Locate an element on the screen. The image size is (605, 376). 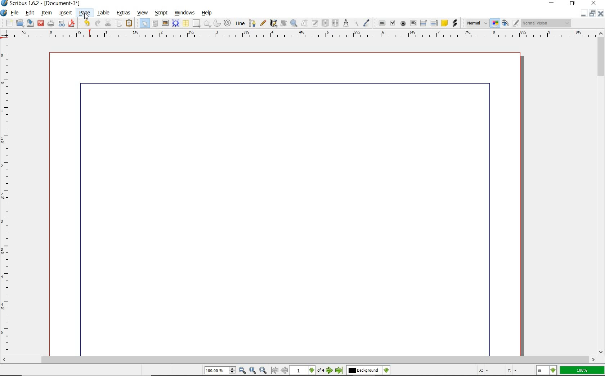
close is located at coordinates (41, 23).